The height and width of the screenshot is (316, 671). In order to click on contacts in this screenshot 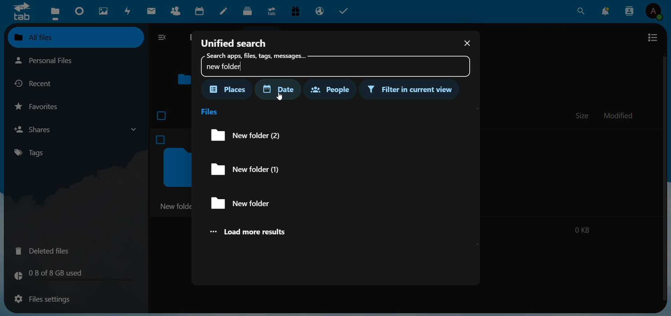, I will do `click(630, 11)`.